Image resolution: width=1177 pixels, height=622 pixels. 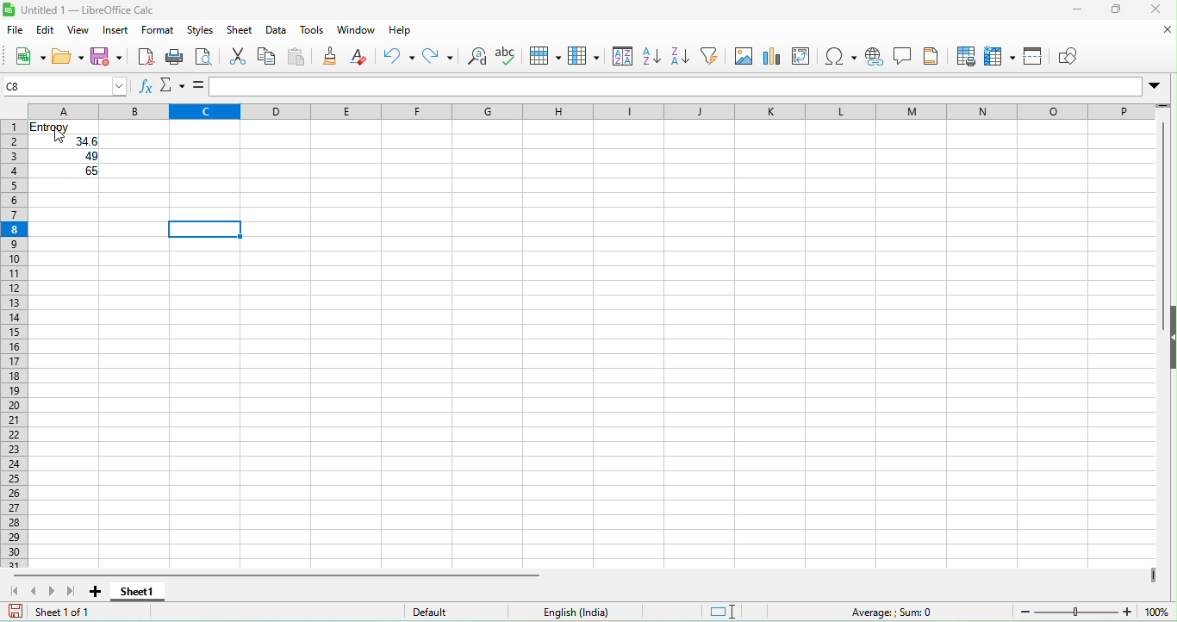 What do you see at coordinates (747, 57) in the screenshot?
I see `image` at bounding box center [747, 57].